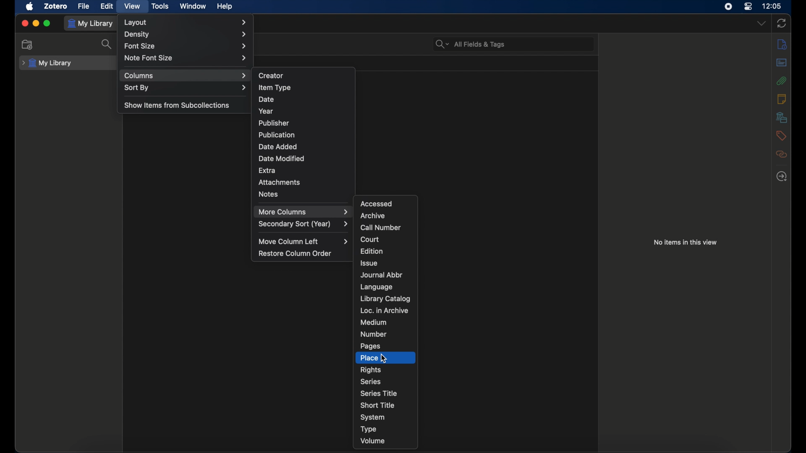 This screenshot has width=806, height=453. Describe the element at coordinates (782, 44) in the screenshot. I see `info` at that location.